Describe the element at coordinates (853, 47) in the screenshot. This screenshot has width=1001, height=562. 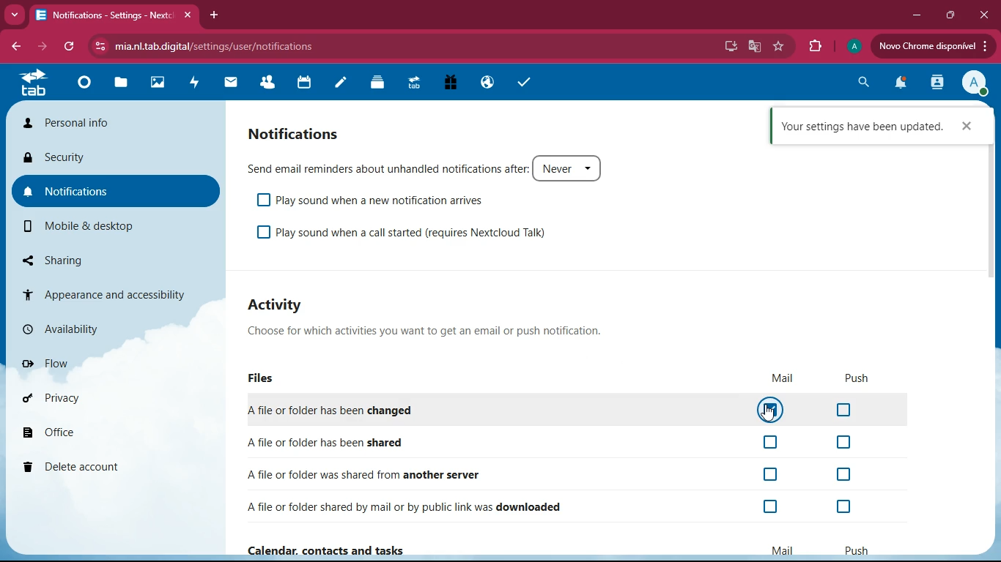
I see `profile` at that location.